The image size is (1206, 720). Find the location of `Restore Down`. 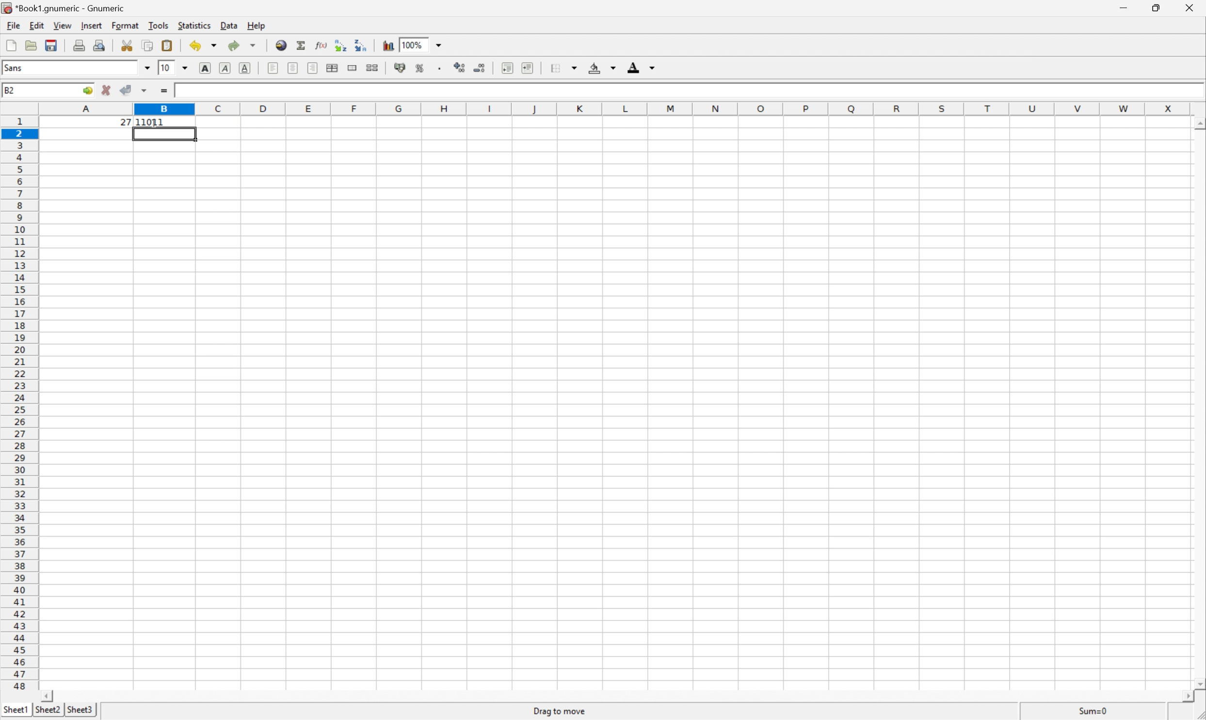

Restore Down is located at coordinates (1155, 8).